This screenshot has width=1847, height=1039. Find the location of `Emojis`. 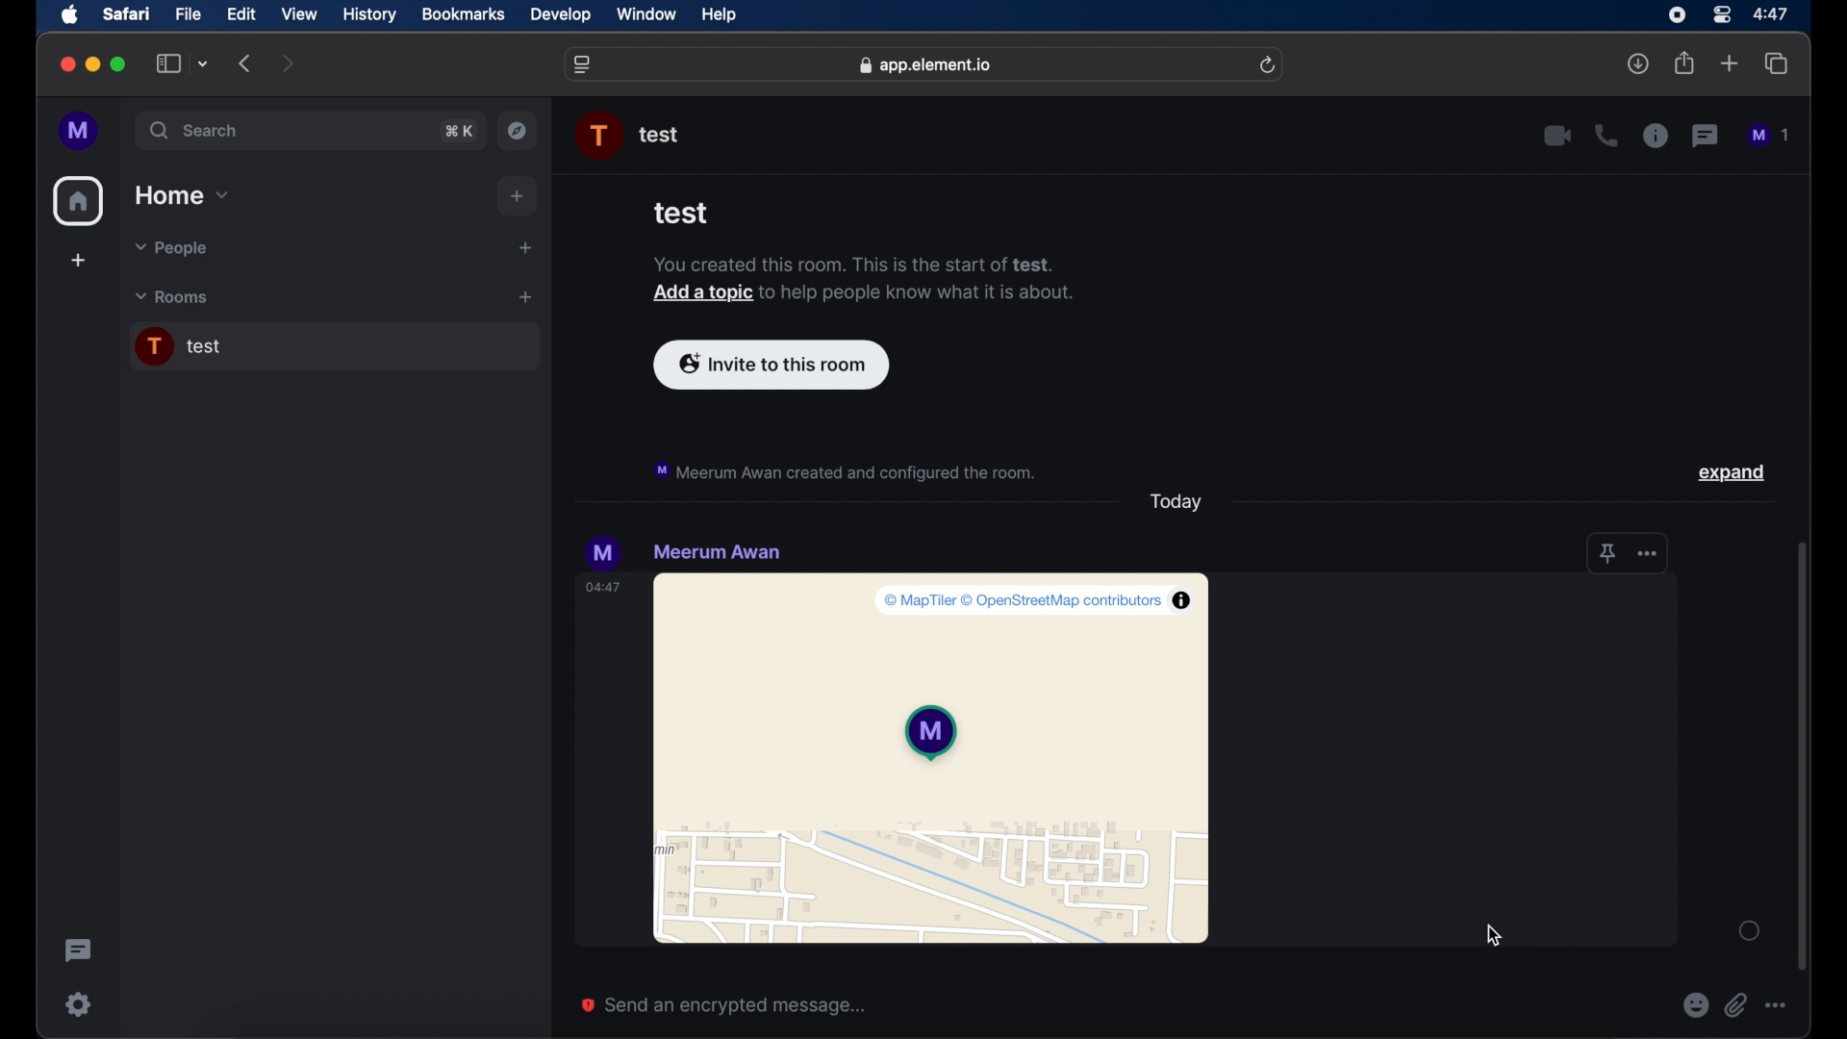

Emojis is located at coordinates (1695, 1005).